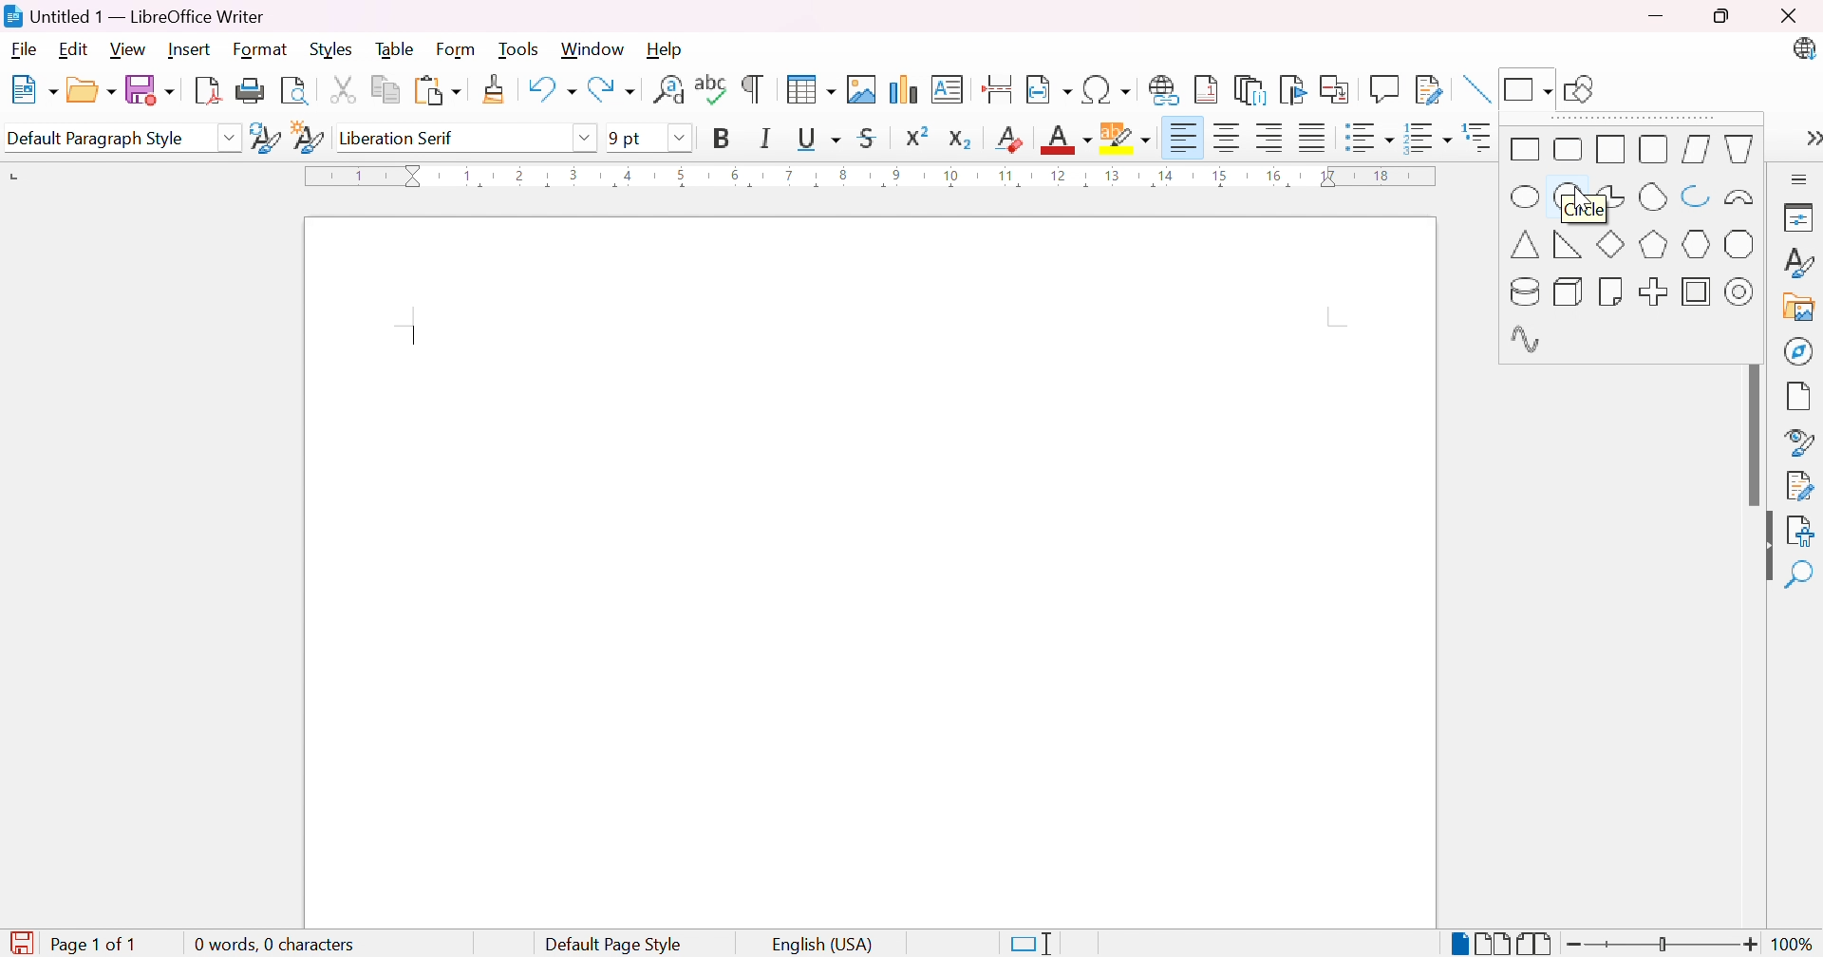 The height and width of the screenshot is (957, 1823). What do you see at coordinates (624, 138) in the screenshot?
I see `Font size` at bounding box center [624, 138].